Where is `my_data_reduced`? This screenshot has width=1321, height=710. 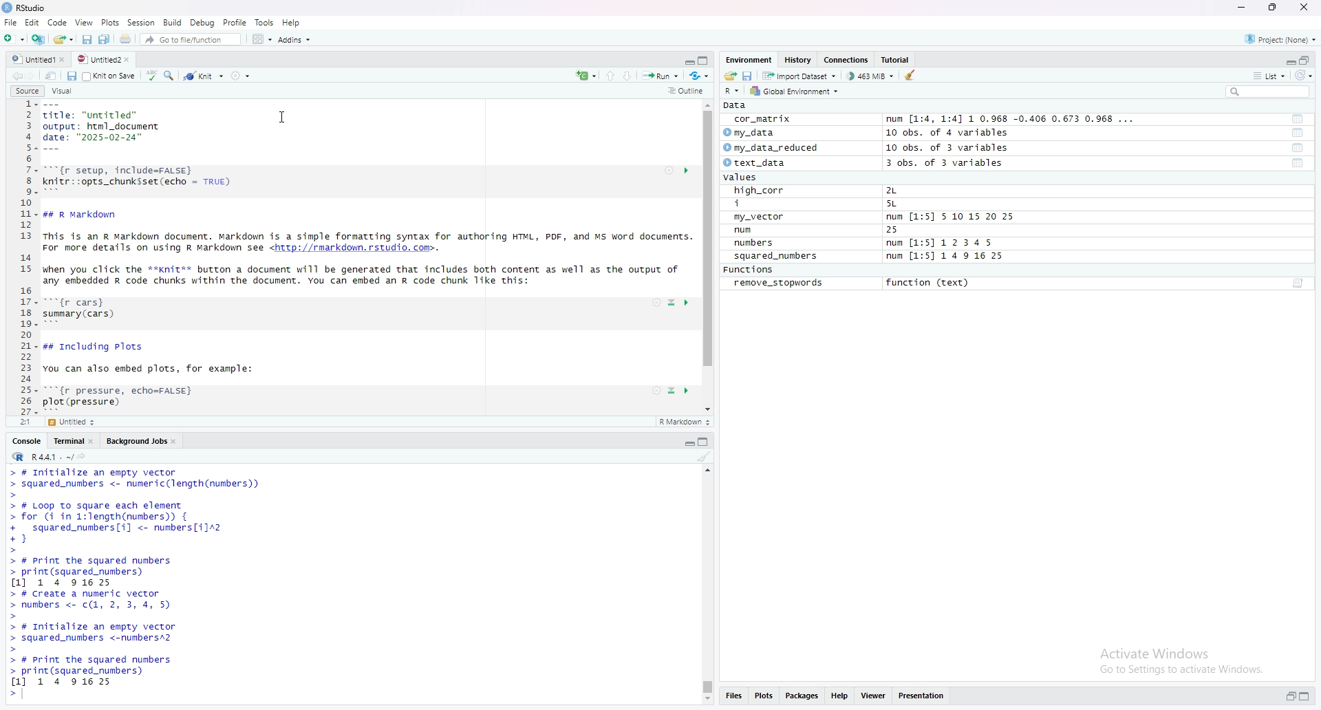
my_data_reduced is located at coordinates (779, 148).